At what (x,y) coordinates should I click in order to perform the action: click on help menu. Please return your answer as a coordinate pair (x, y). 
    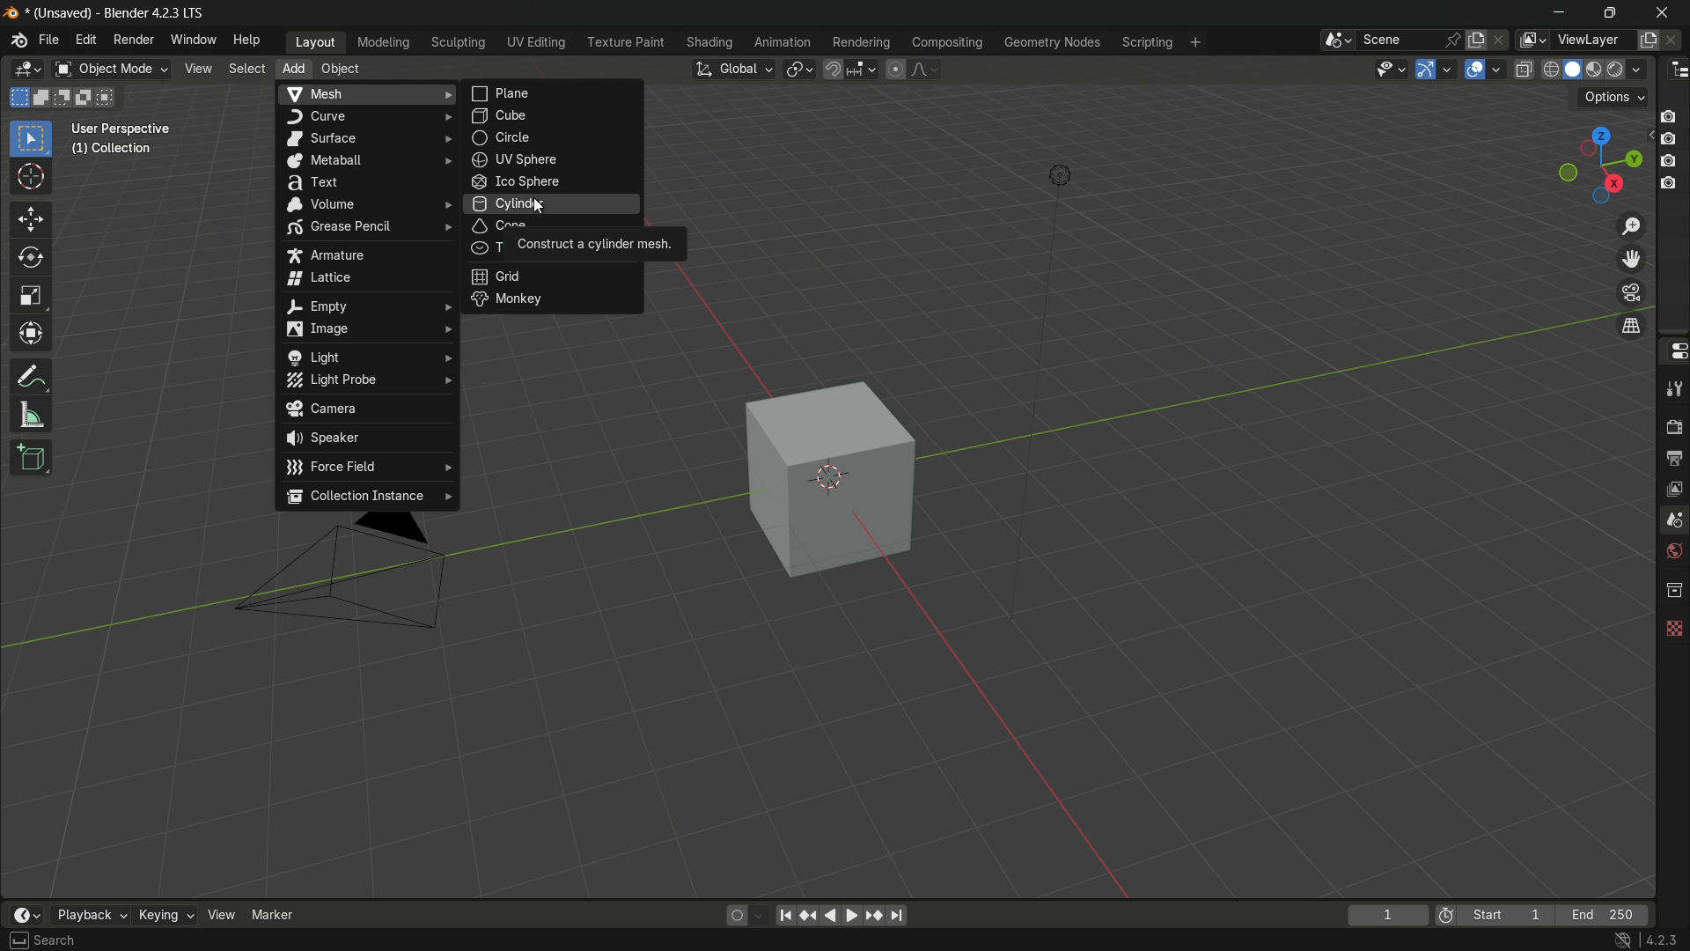
    Looking at the image, I should click on (248, 41).